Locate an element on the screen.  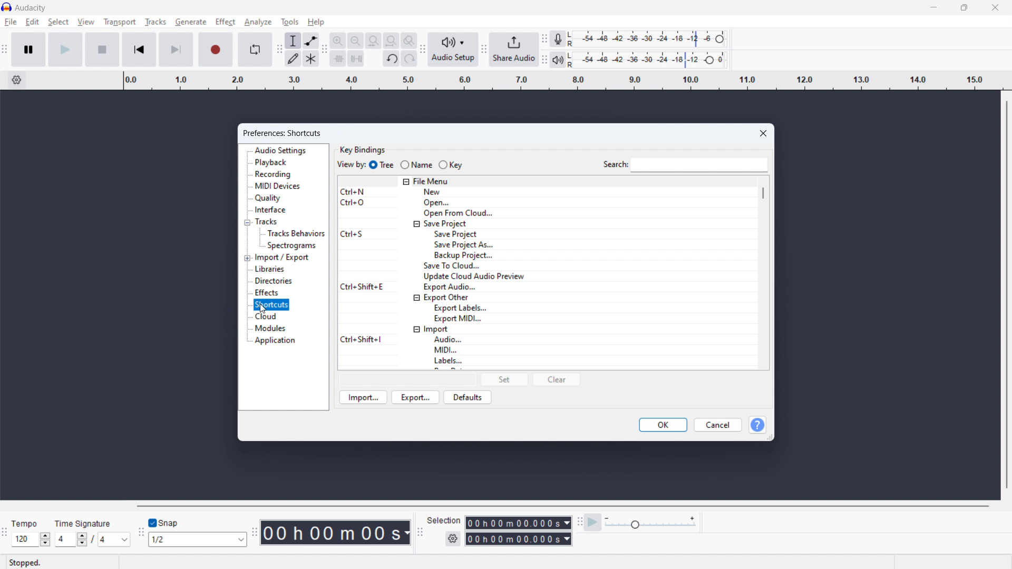
select is located at coordinates (59, 22).